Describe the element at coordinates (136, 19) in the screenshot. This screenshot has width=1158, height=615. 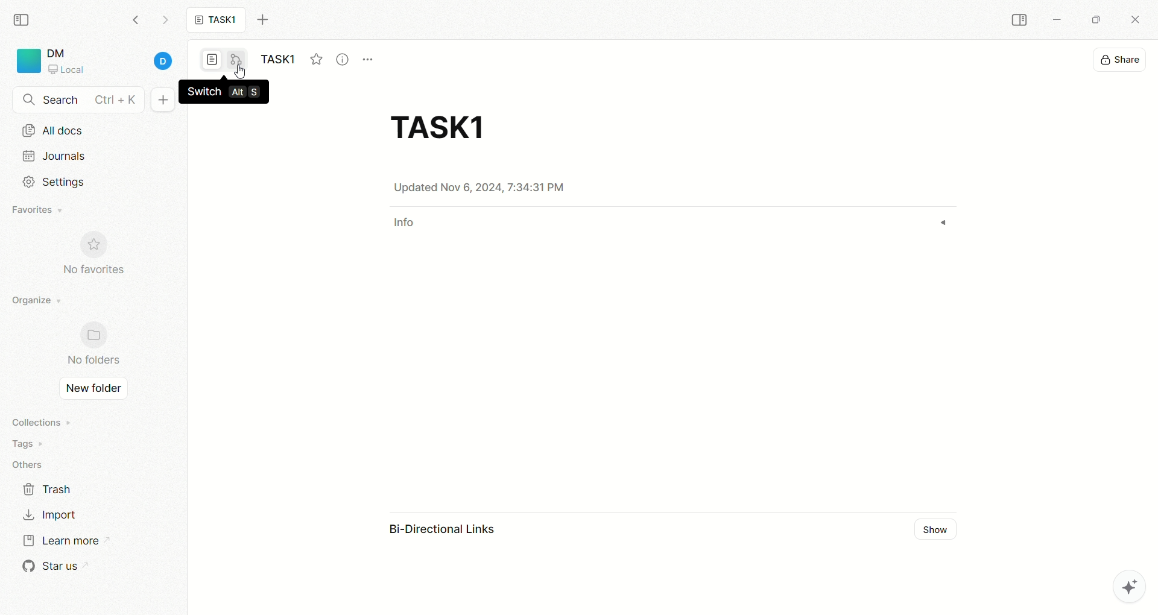
I see `go backward` at that location.